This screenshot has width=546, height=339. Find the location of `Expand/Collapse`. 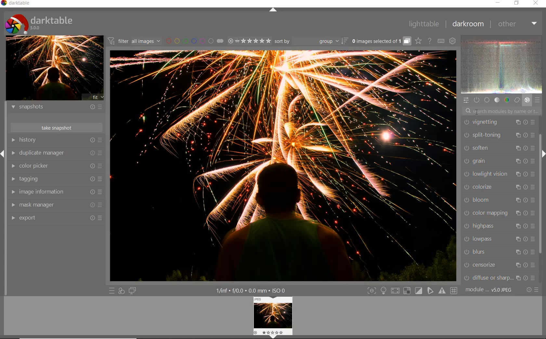

Expand/Collapse is located at coordinates (3, 154).